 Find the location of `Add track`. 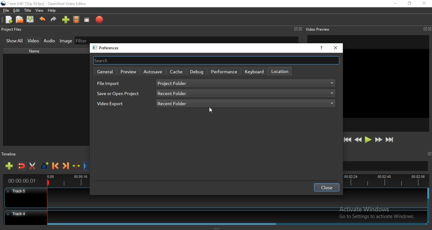

Add track is located at coordinates (10, 166).